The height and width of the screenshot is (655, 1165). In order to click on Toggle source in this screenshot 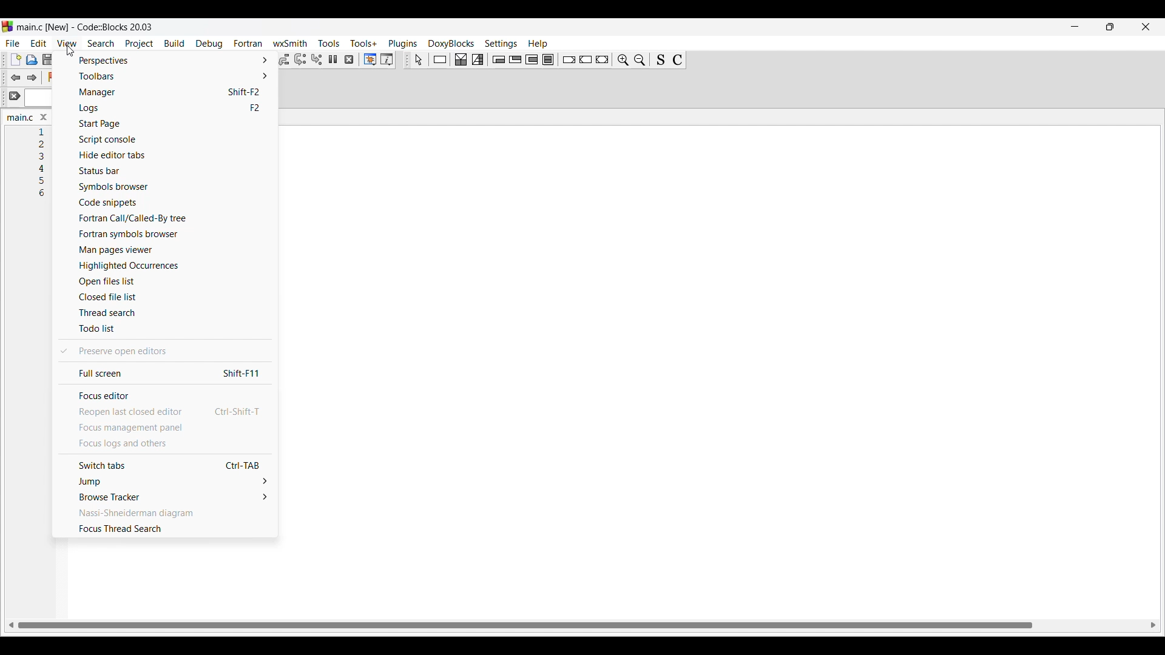, I will do `click(661, 59)`.